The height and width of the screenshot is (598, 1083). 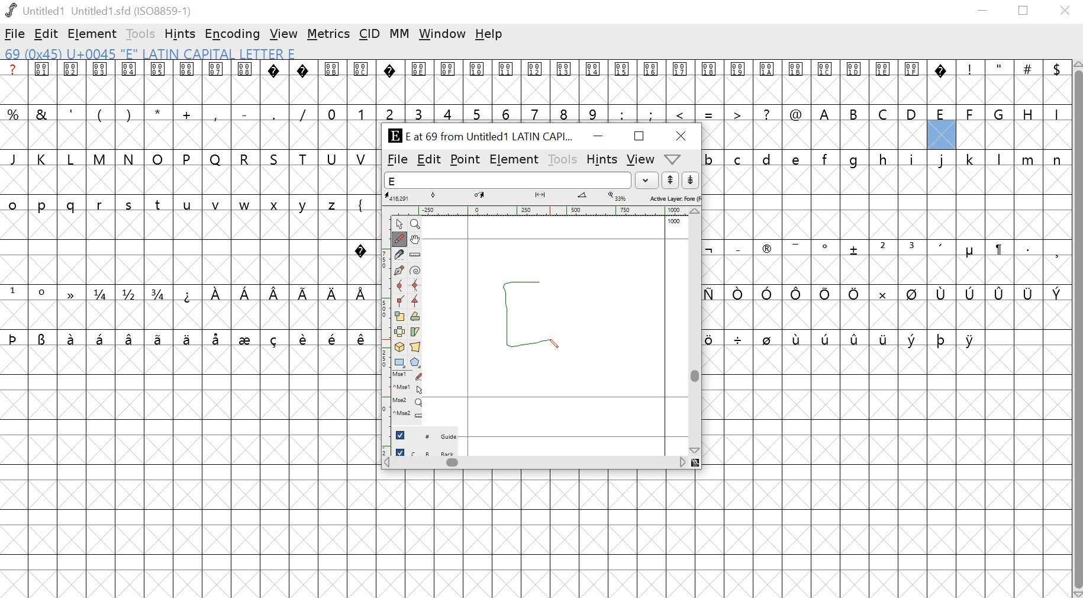 What do you see at coordinates (399, 34) in the screenshot?
I see `MM` at bounding box center [399, 34].